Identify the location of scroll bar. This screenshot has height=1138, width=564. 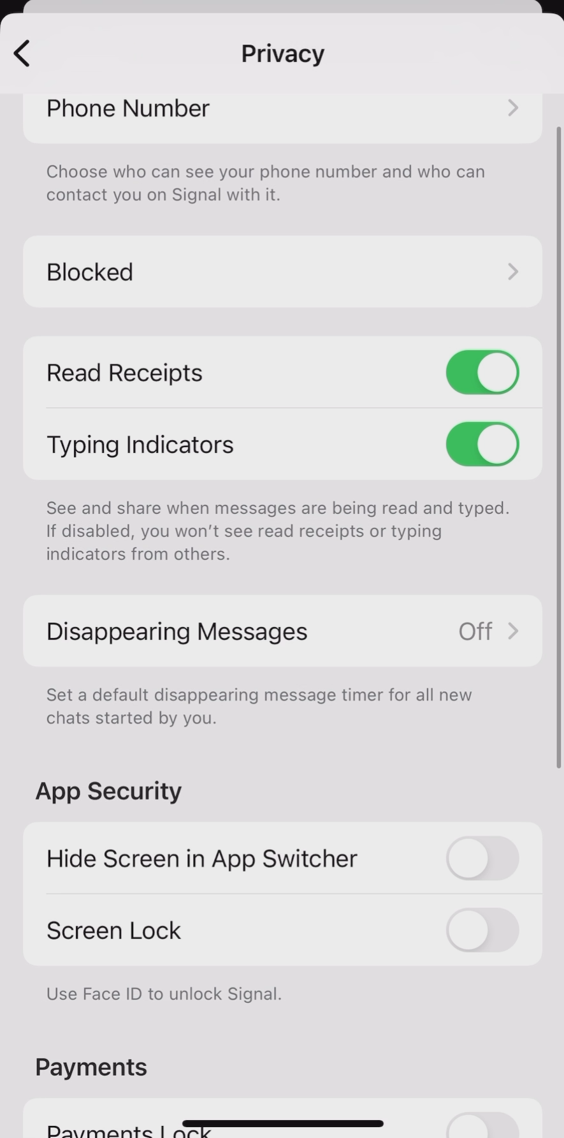
(560, 447).